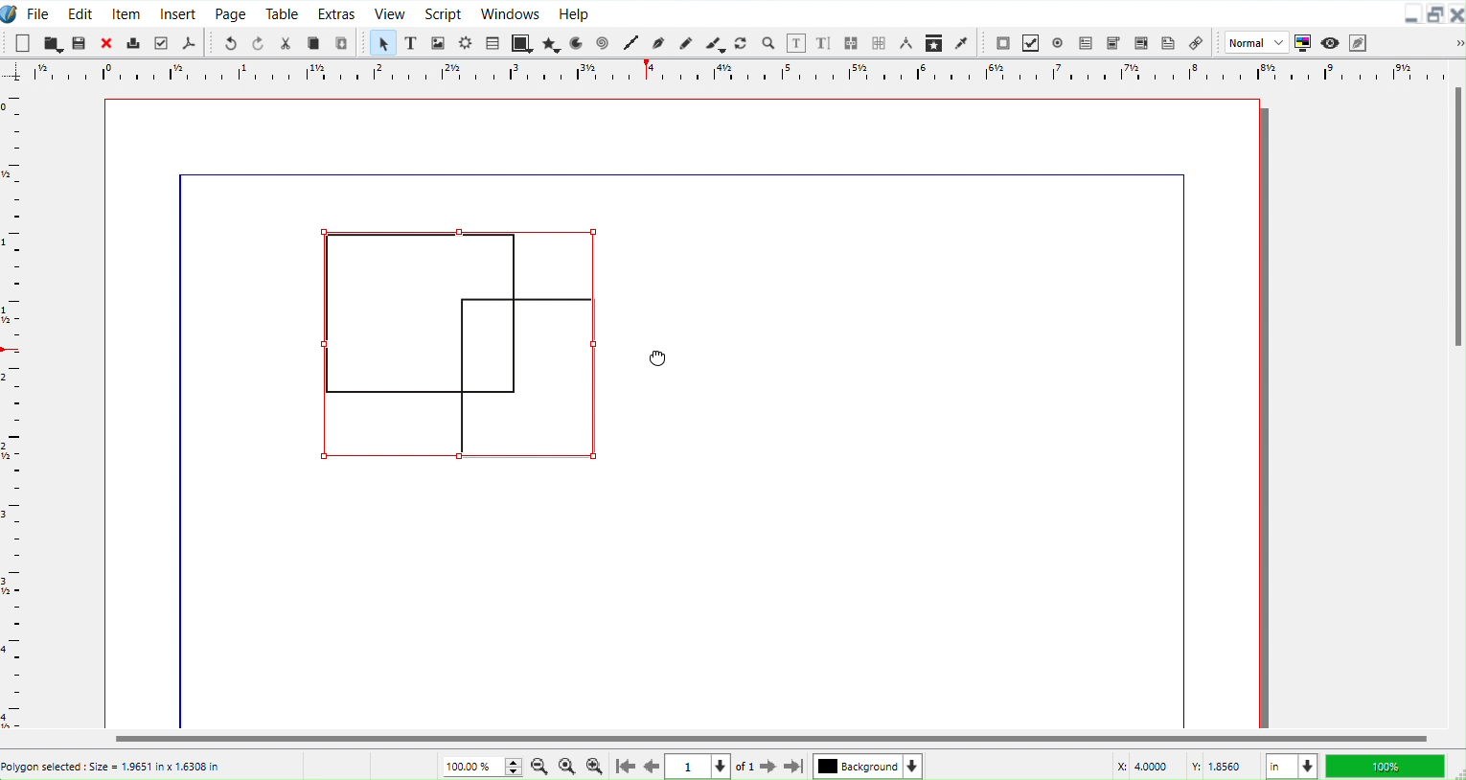  I want to click on PDF Radio Button, so click(1058, 42).